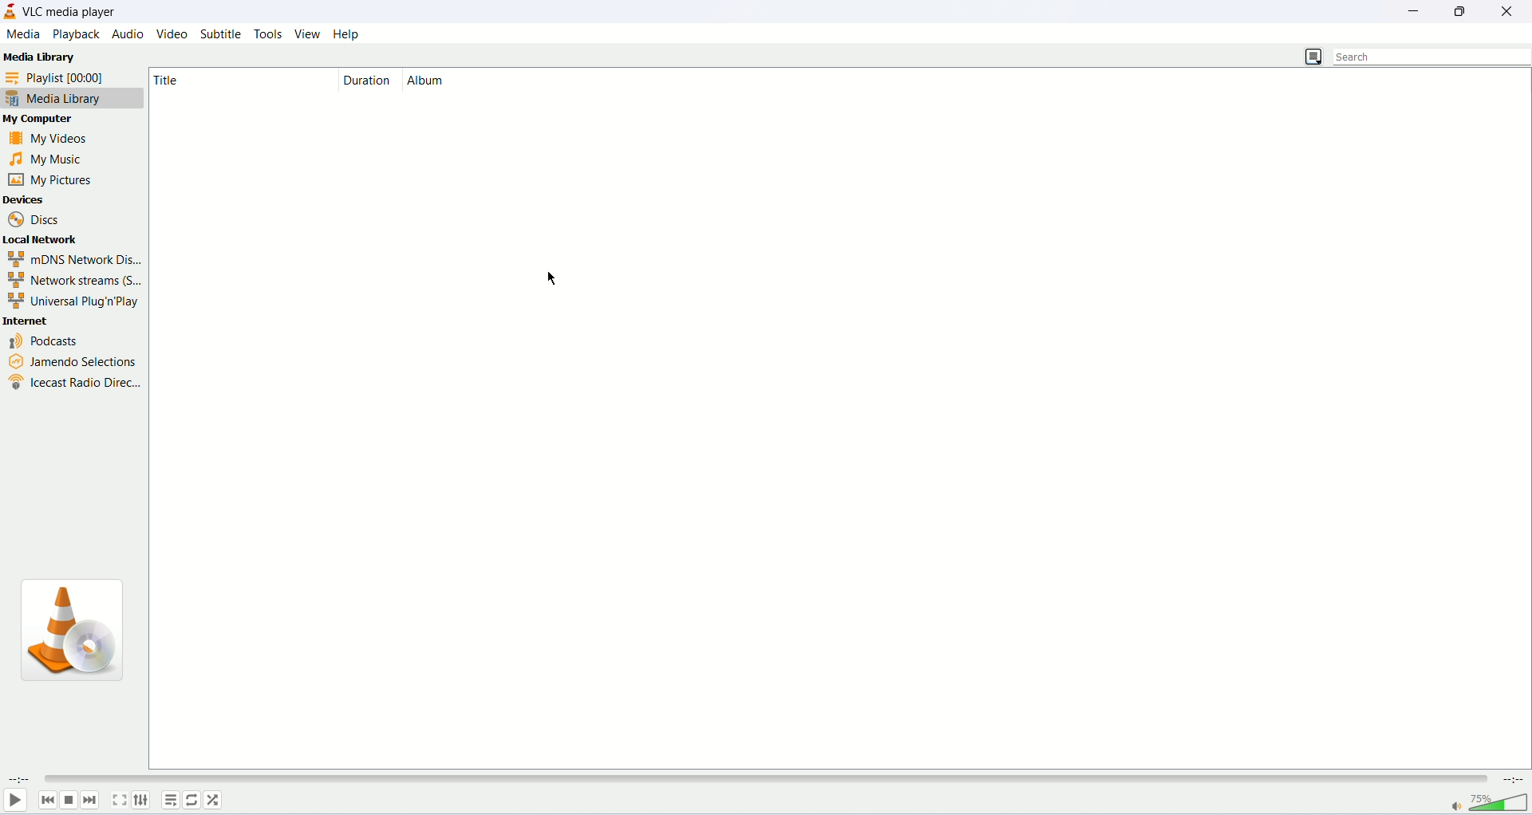 This screenshot has width=1532, height=815. What do you see at coordinates (192, 800) in the screenshot?
I see `loop` at bounding box center [192, 800].